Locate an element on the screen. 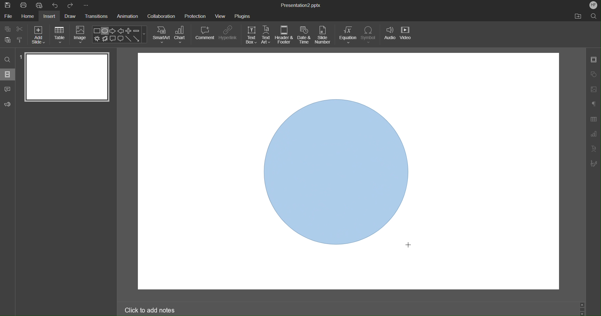 The width and height of the screenshot is (601, 316). Account is located at coordinates (592, 5).